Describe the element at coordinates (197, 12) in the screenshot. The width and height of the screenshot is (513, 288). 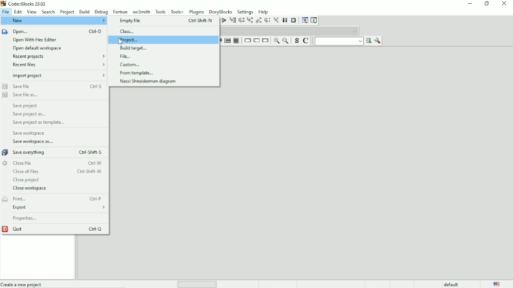
I see `Plugins` at that location.